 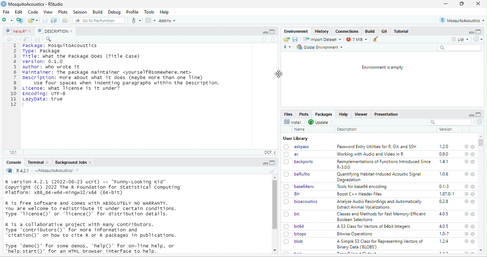 What do you see at coordinates (325, 115) in the screenshot?
I see `Packages` at bounding box center [325, 115].